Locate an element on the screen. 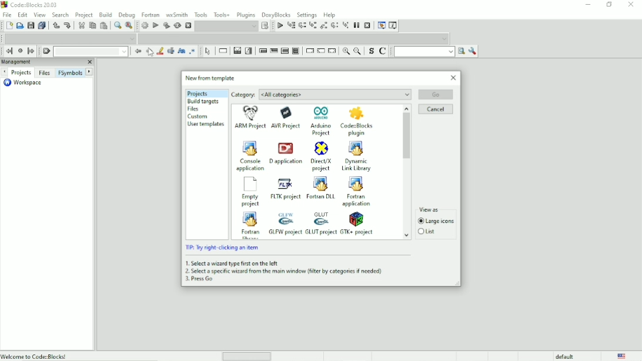 The width and height of the screenshot is (642, 361). Open is located at coordinates (19, 26).